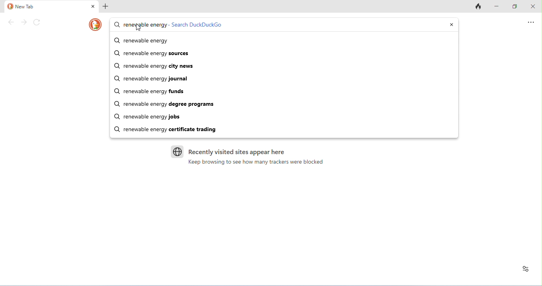 The width and height of the screenshot is (542, 286). What do you see at coordinates (289, 53) in the screenshot?
I see `renewable energy sources` at bounding box center [289, 53].